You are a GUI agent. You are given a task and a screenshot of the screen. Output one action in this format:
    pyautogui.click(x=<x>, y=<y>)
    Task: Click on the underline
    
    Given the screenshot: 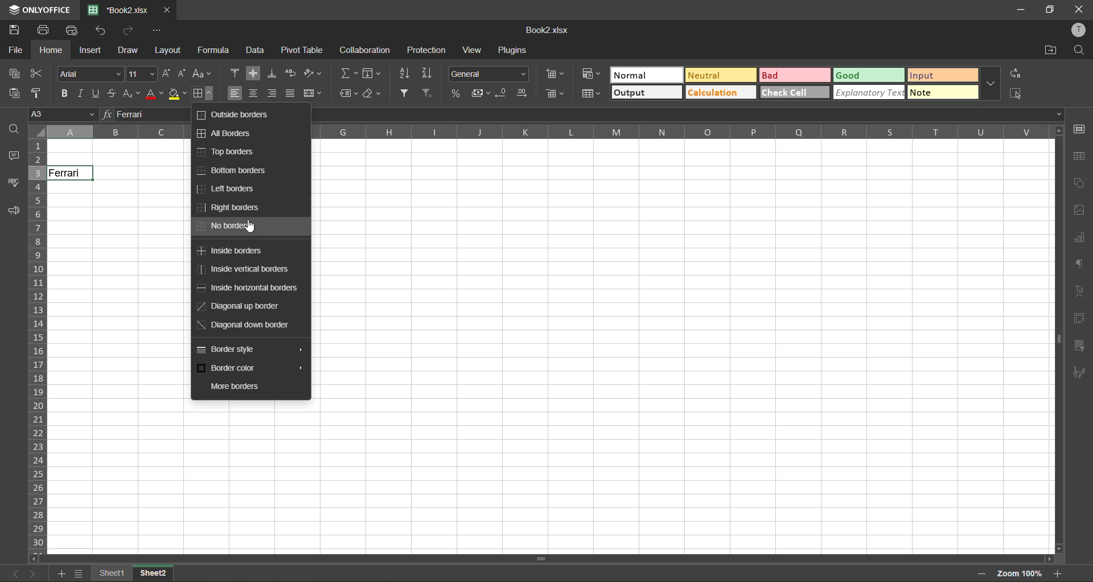 What is the action you would take?
    pyautogui.click(x=97, y=94)
    